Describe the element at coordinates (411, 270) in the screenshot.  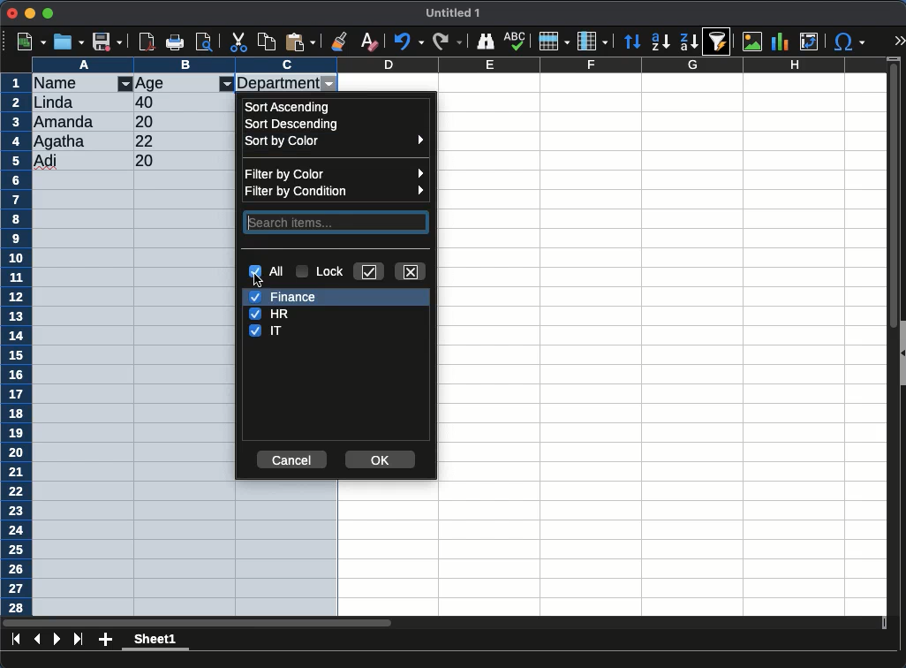
I see `close` at that location.